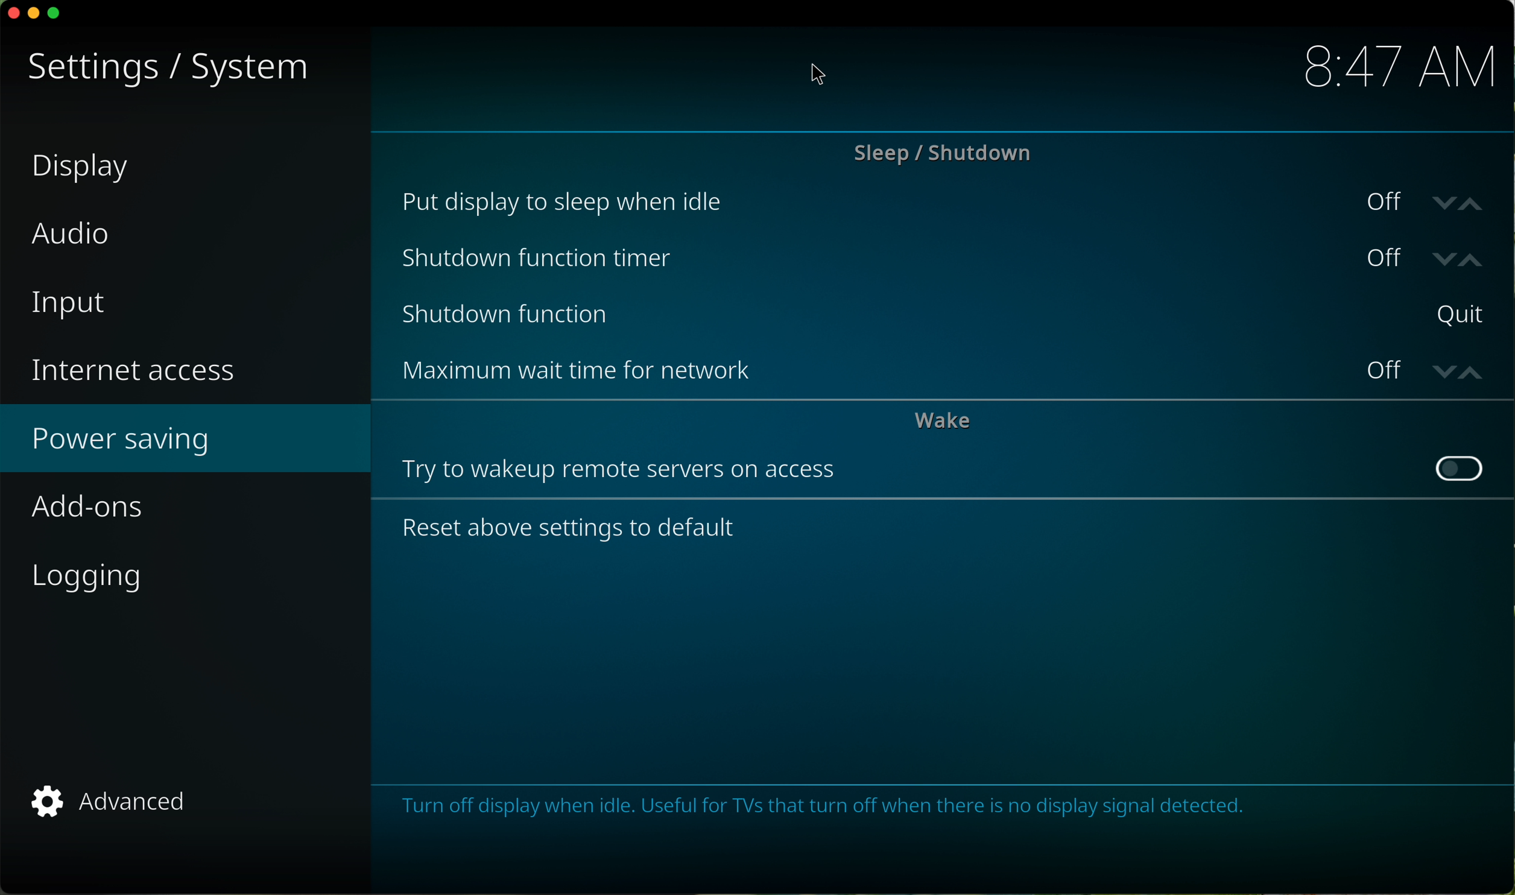 The width and height of the screenshot is (1515, 895). What do you see at coordinates (71, 306) in the screenshot?
I see `input` at bounding box center [71, 306].